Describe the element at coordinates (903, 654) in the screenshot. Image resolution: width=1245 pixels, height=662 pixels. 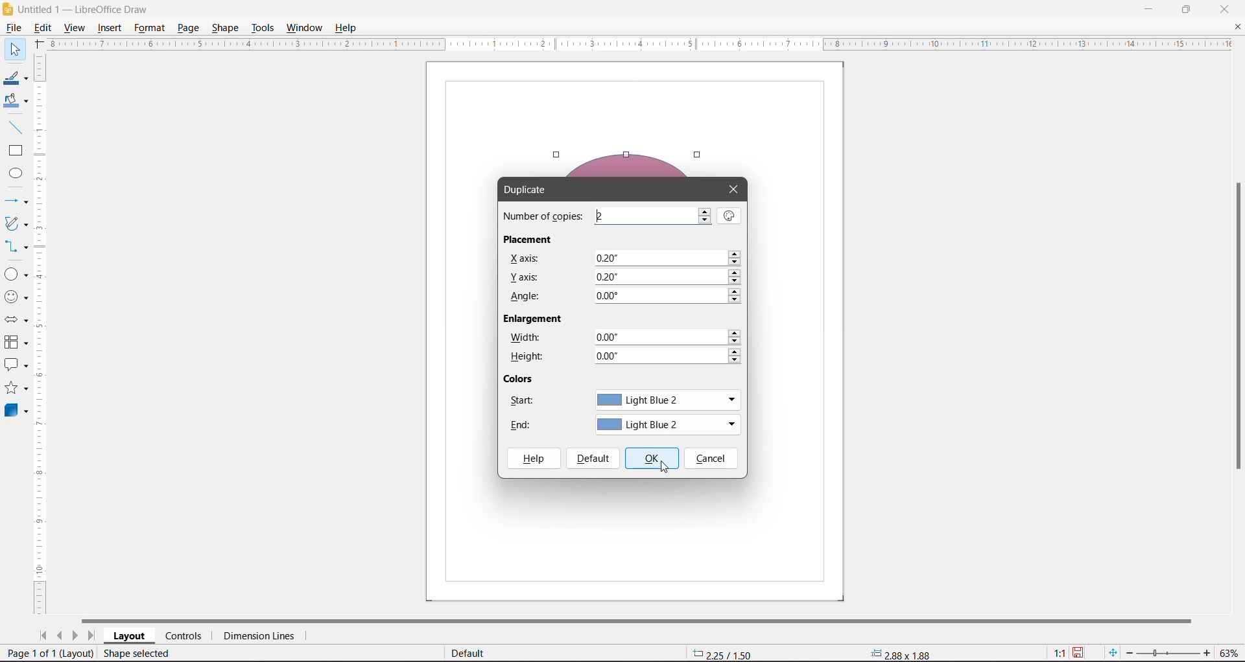
I see `Object size` at that location.